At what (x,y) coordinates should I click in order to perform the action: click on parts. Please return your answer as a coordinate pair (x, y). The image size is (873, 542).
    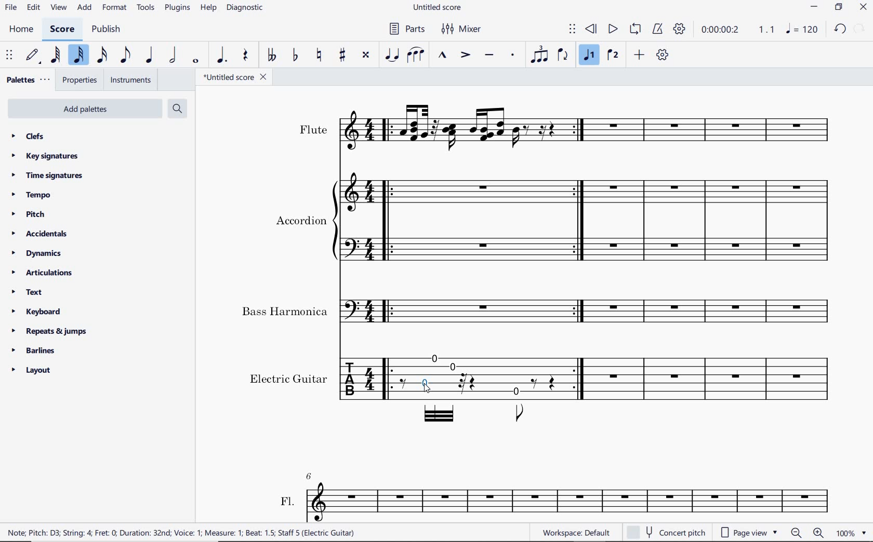
    Looking at the image, I should click on (407, 30).